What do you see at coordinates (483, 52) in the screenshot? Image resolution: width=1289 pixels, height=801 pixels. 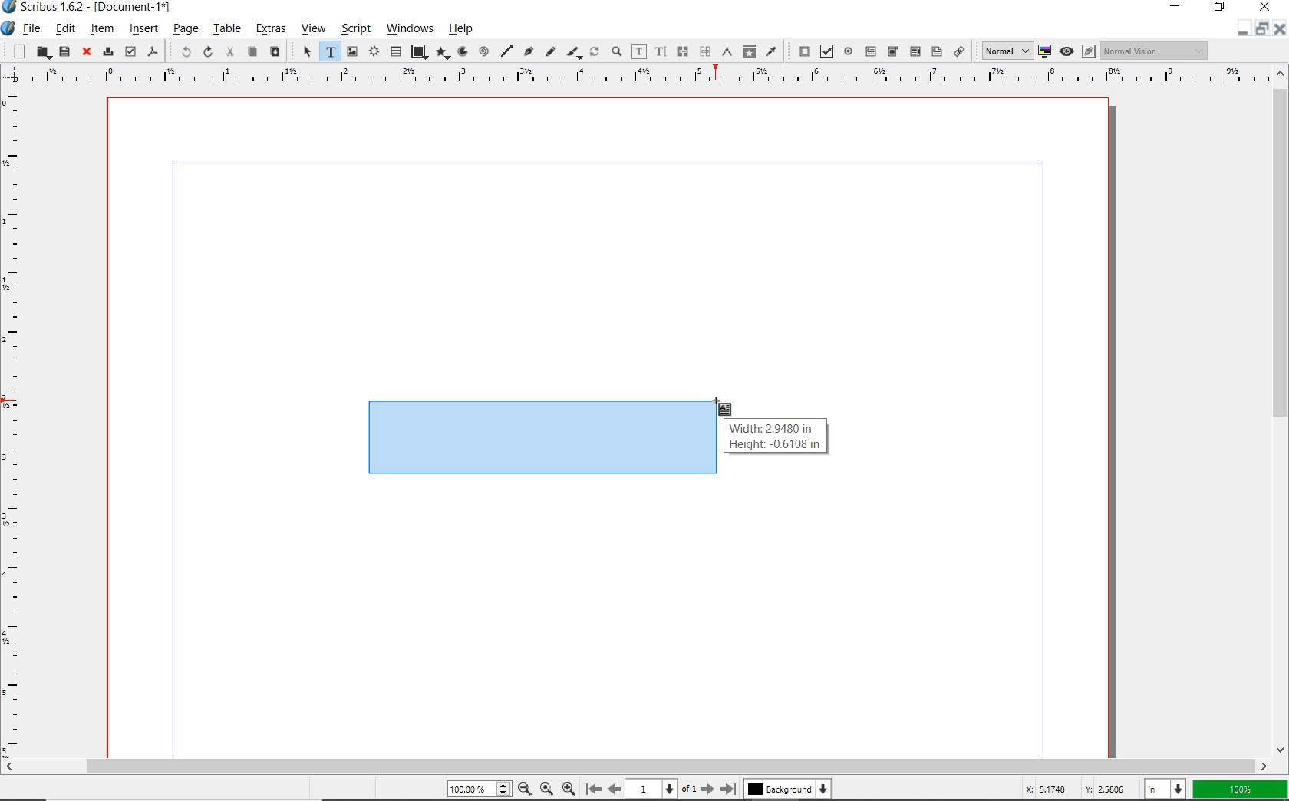 I see `spiral` at bounding box center [483, 52].